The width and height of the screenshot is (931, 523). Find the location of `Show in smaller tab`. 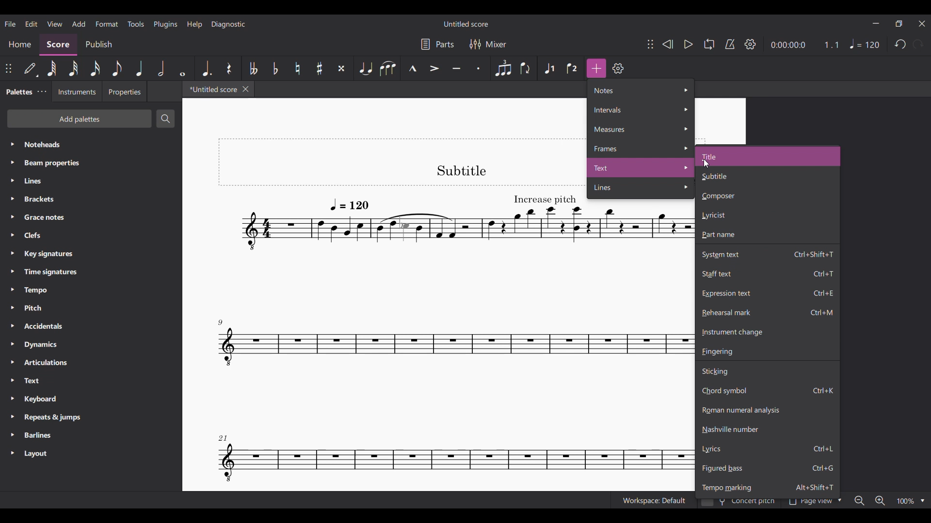

Show in smaller tab is located at coordinates (899, 24).